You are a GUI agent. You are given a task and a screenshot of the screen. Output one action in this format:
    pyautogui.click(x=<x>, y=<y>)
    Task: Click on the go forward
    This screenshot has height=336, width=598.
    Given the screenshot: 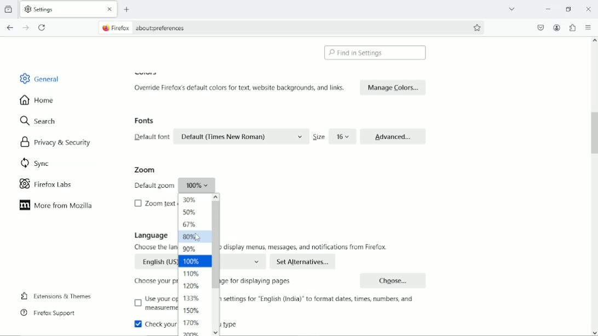 What is the action you would take?
    pyautogui.click(x=26, y=28)
    